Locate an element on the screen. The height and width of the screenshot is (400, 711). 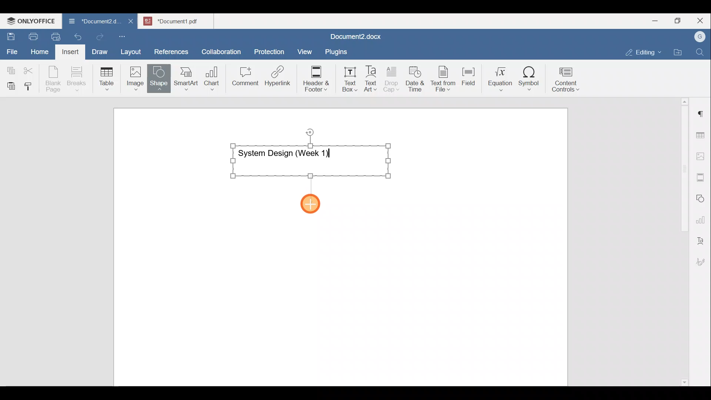
Header & footer is located at coordinates (314, 78).